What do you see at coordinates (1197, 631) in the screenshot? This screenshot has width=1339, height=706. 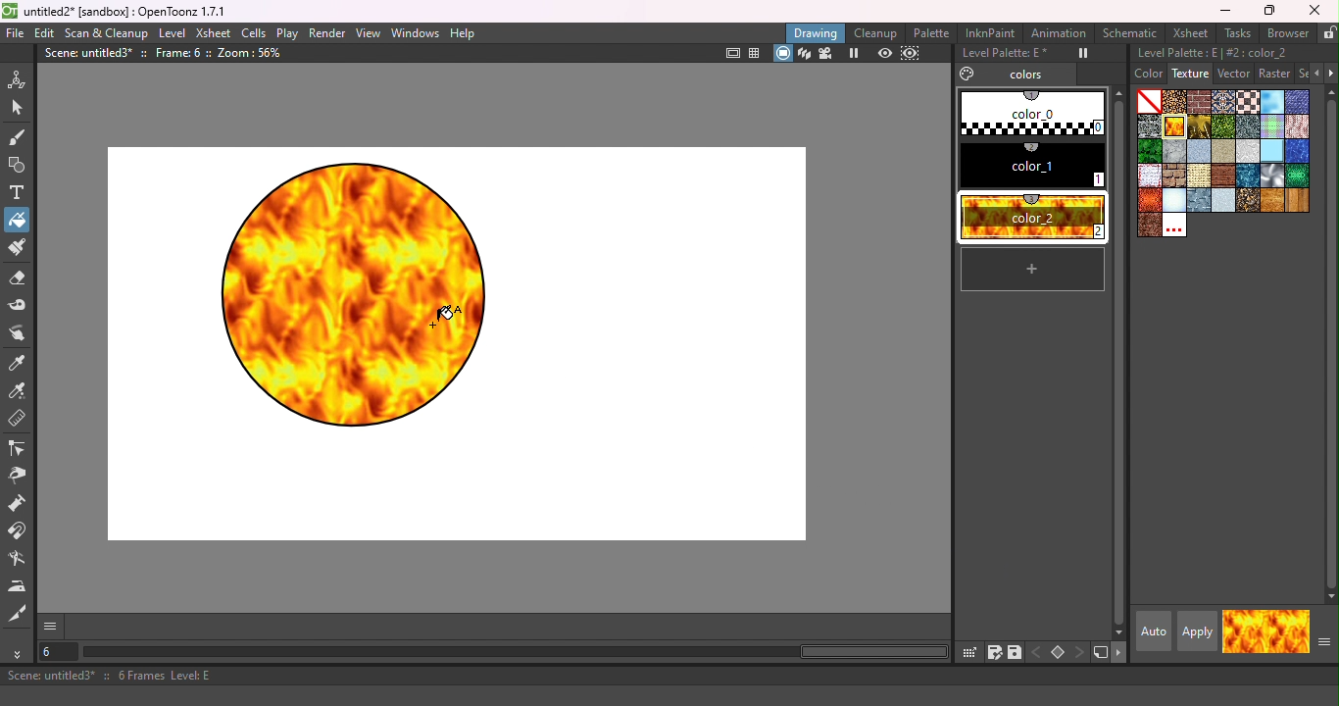 I see `apply` at bounding box center [1197, 631].